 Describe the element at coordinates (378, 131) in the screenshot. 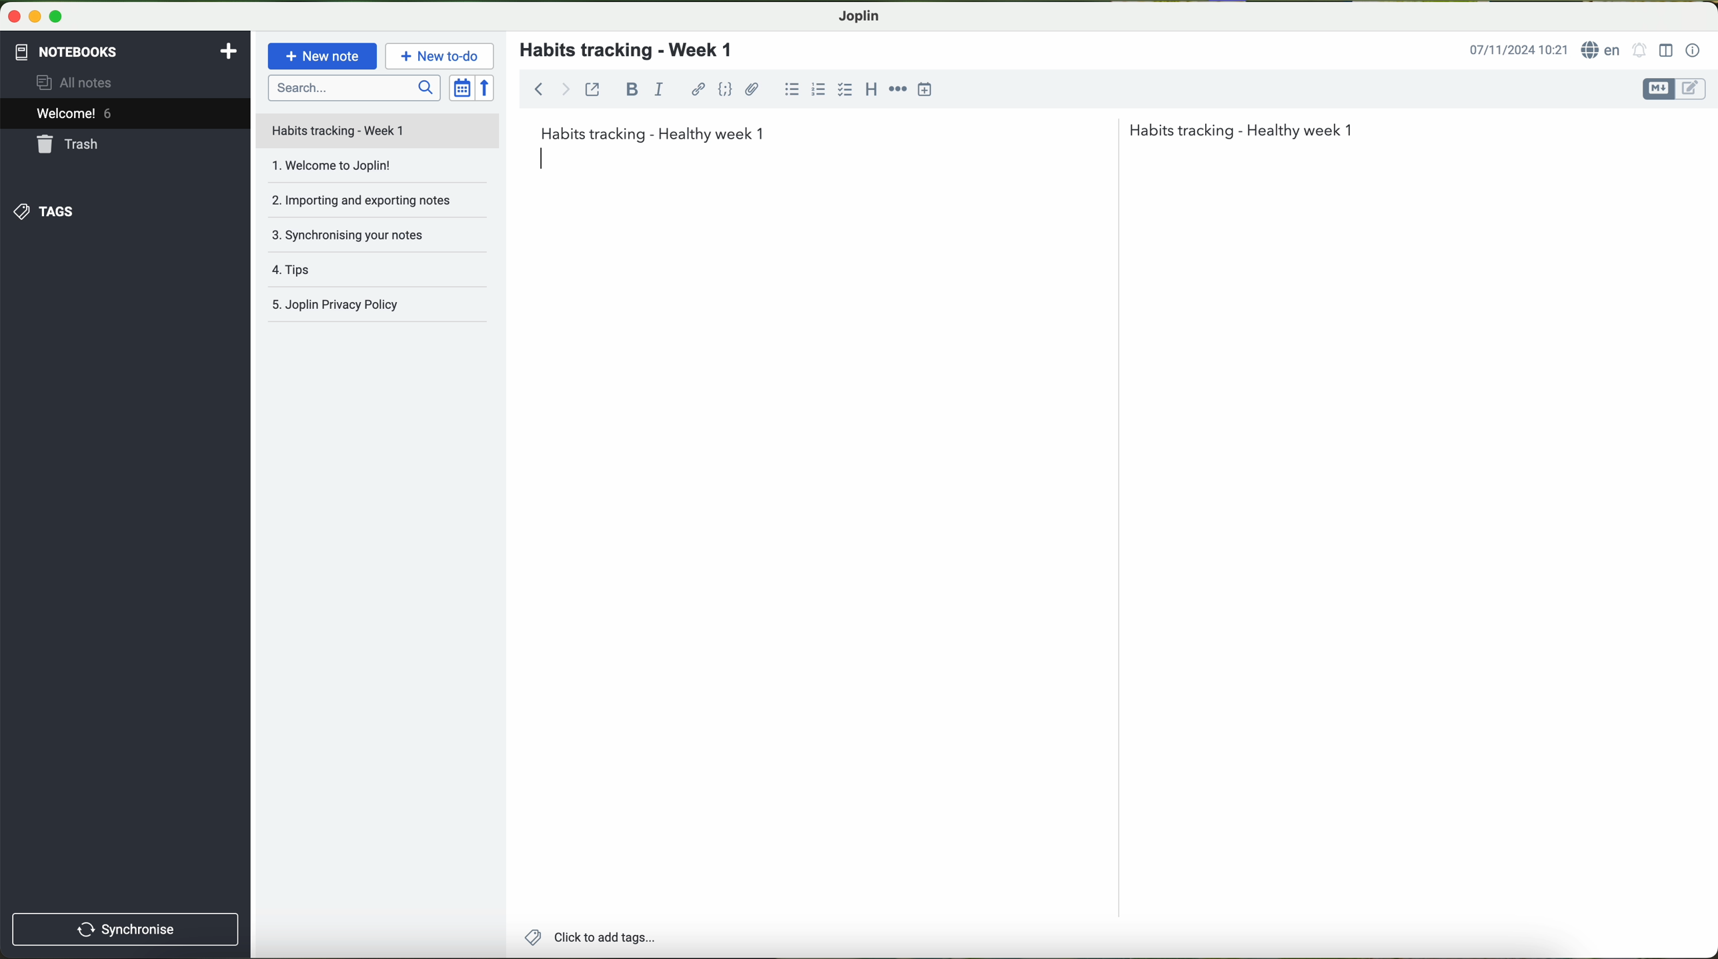

I see `file title` at that location.